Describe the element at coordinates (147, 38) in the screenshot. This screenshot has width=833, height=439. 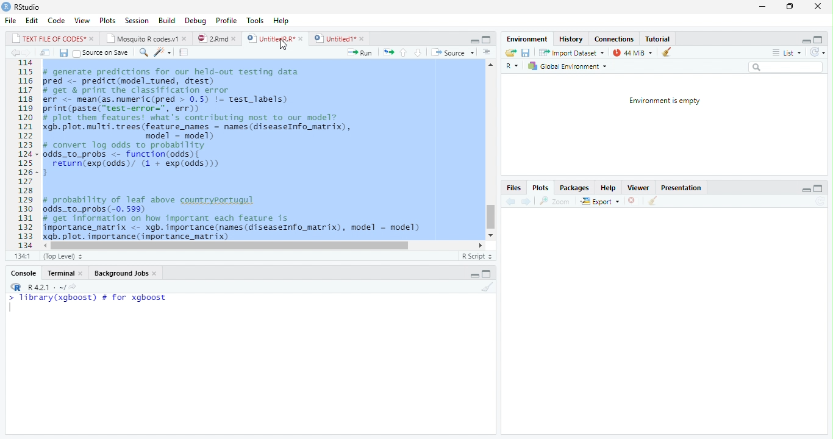
I see `Mosquito R codes1` at that location.